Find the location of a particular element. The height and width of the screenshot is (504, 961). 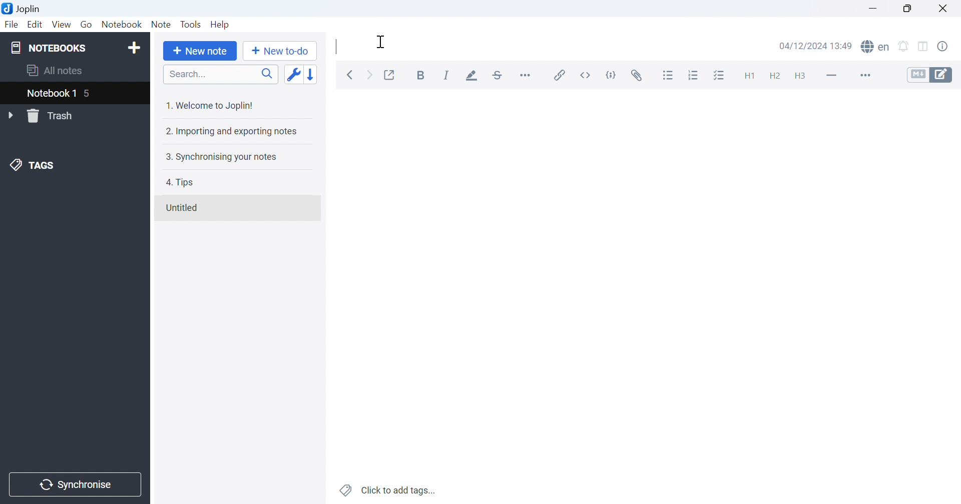

Notebook is located at coordinates (122, 24).